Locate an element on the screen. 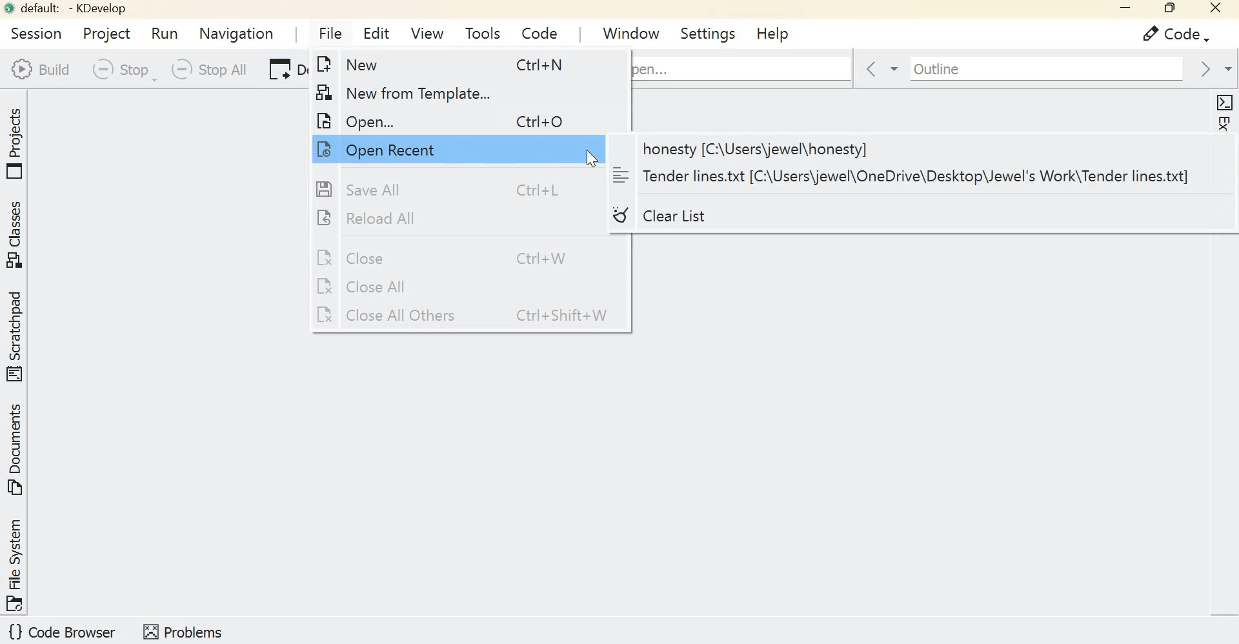 This screenshot has width=1239, height=644. Debug current launch is located at coordinates (283, 71).